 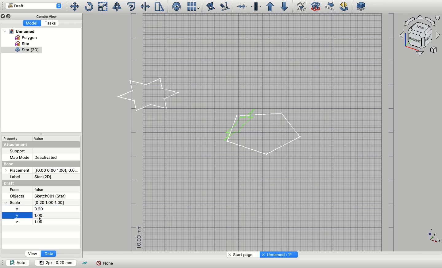 I want to click on Label, so click(x=17, y=177).